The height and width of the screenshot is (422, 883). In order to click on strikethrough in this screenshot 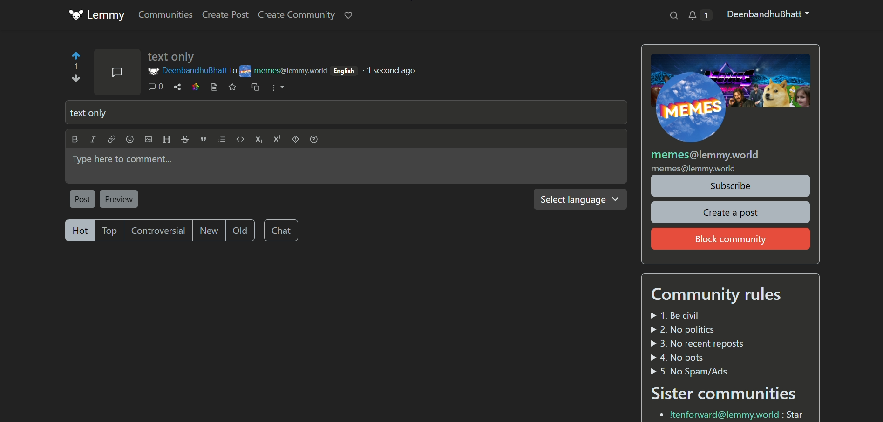, I will do `click(183, 139)`.